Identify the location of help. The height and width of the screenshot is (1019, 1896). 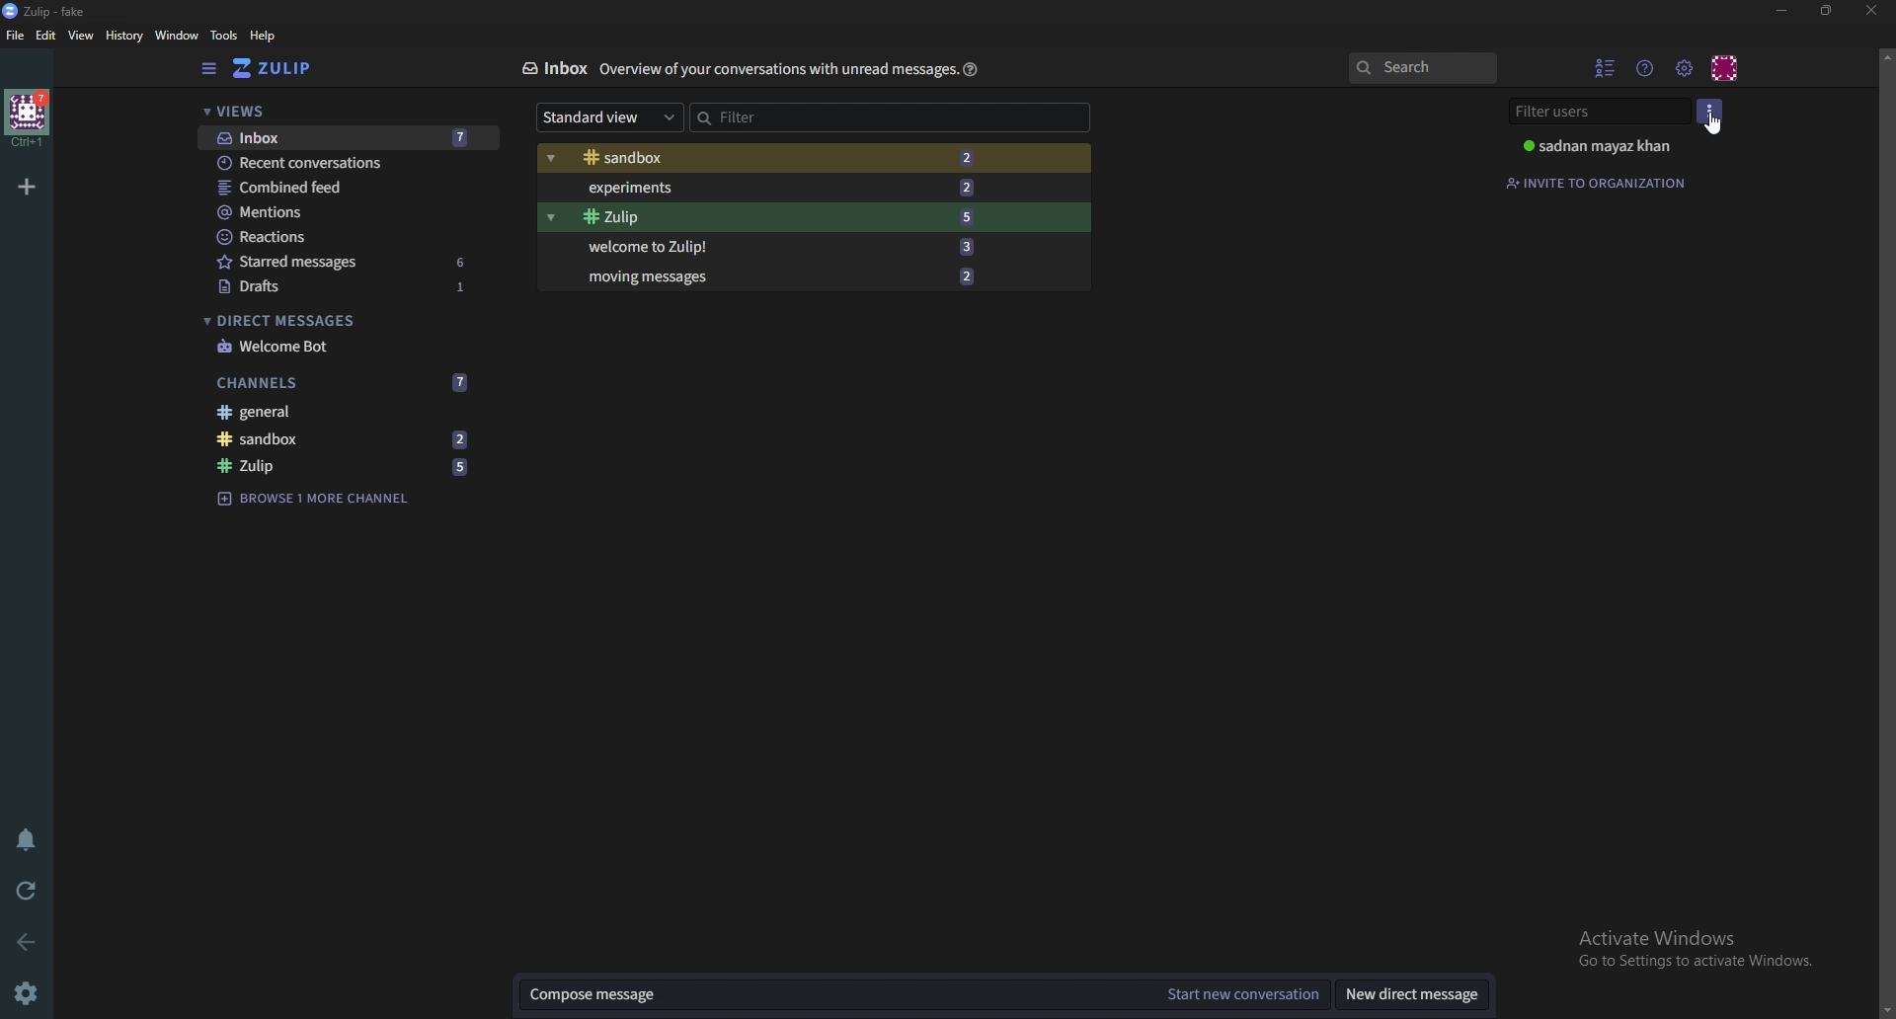
(265, 36).